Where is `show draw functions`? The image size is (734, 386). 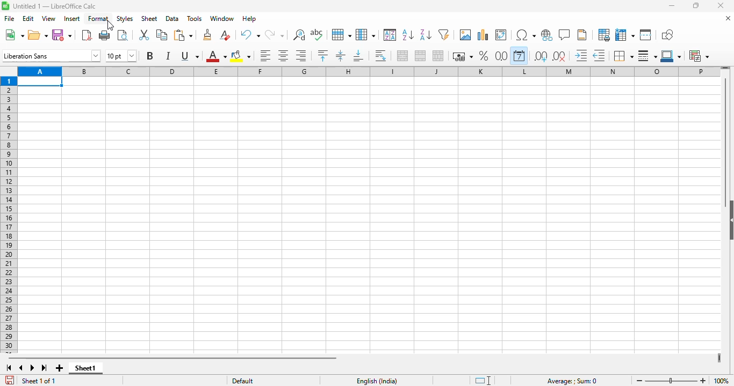 show draw functions is located at coordinates (667, 35).